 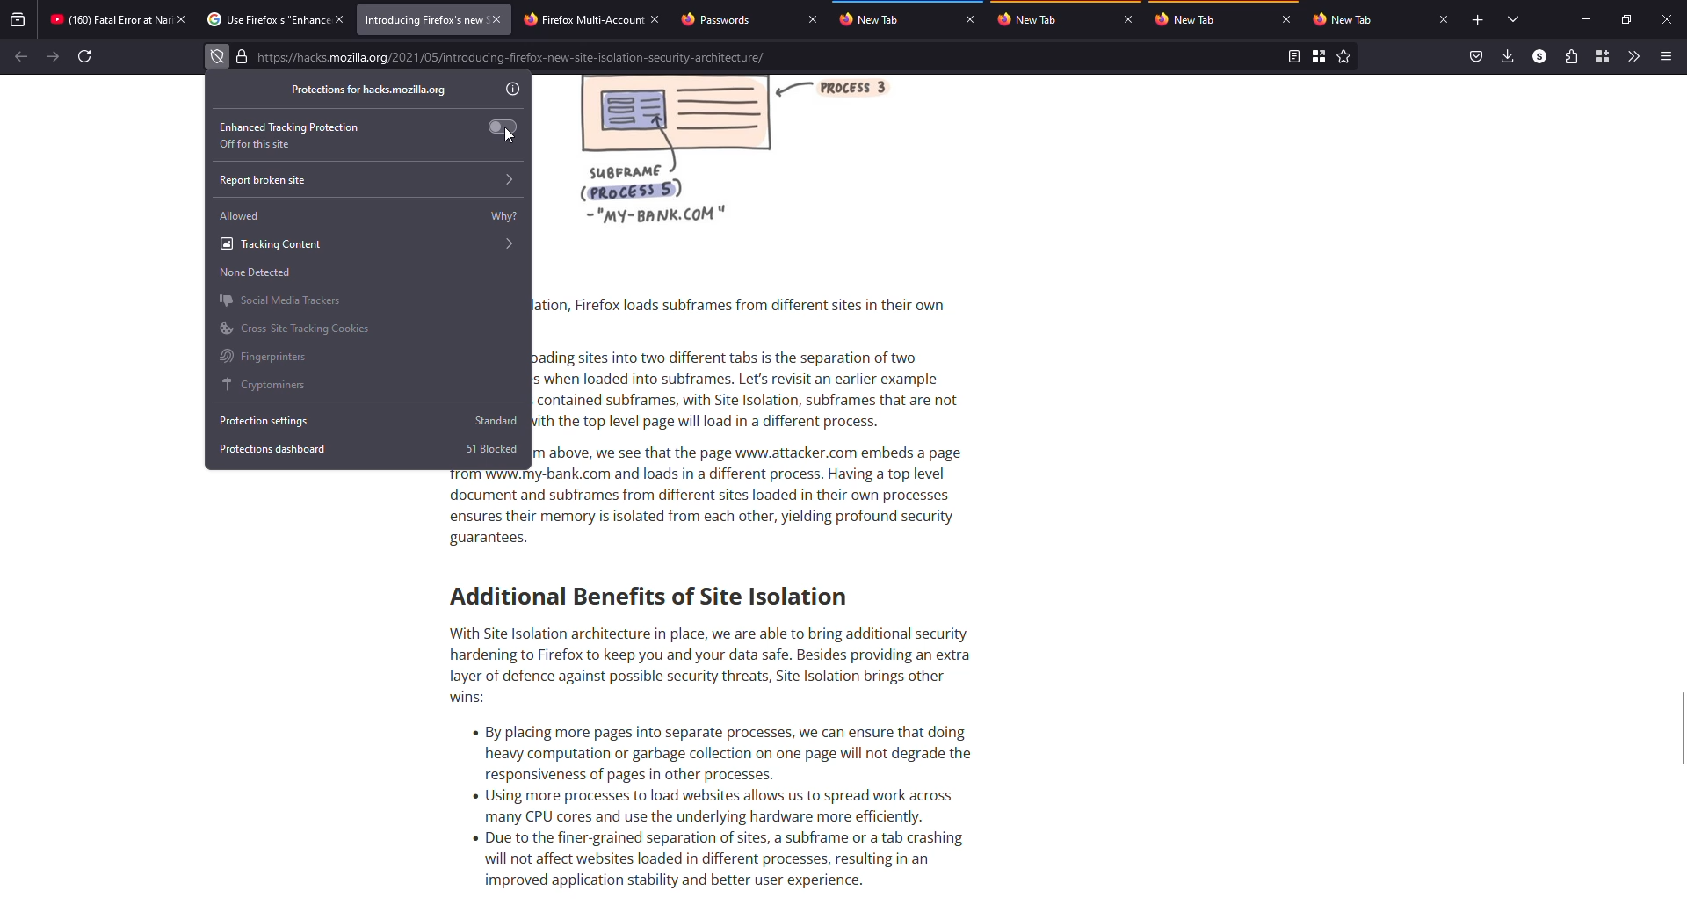 What do you see at coordinates (511, 180) in the screenshot?
I see `expand` at bounding box center [511, 180].